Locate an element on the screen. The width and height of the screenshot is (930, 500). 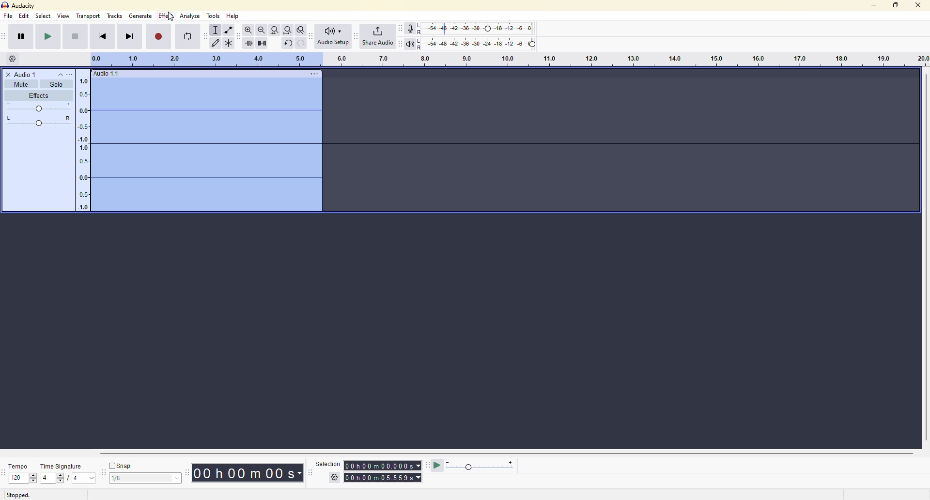
audacity is located at coordinates (18, 5).